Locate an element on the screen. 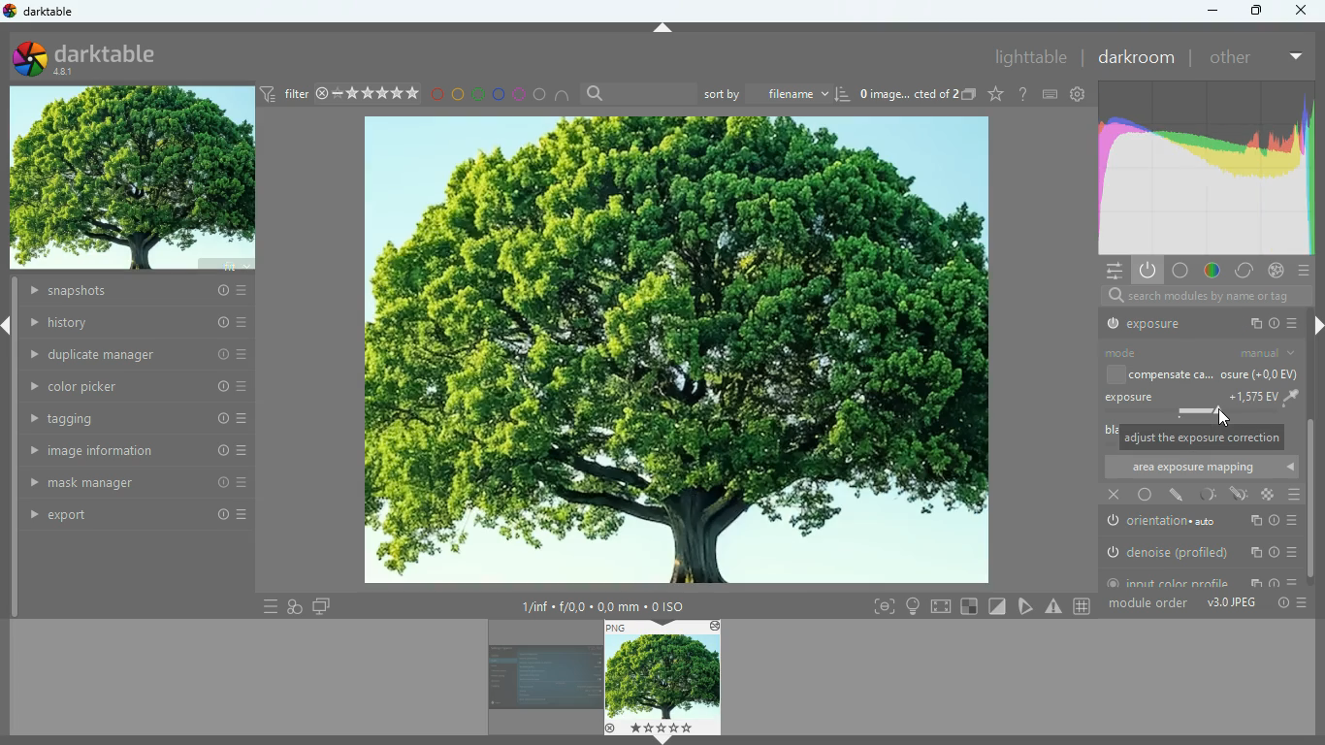 The width and height of the screenshot is (1325, 745). orientation is located at coordinates (1203, 522).